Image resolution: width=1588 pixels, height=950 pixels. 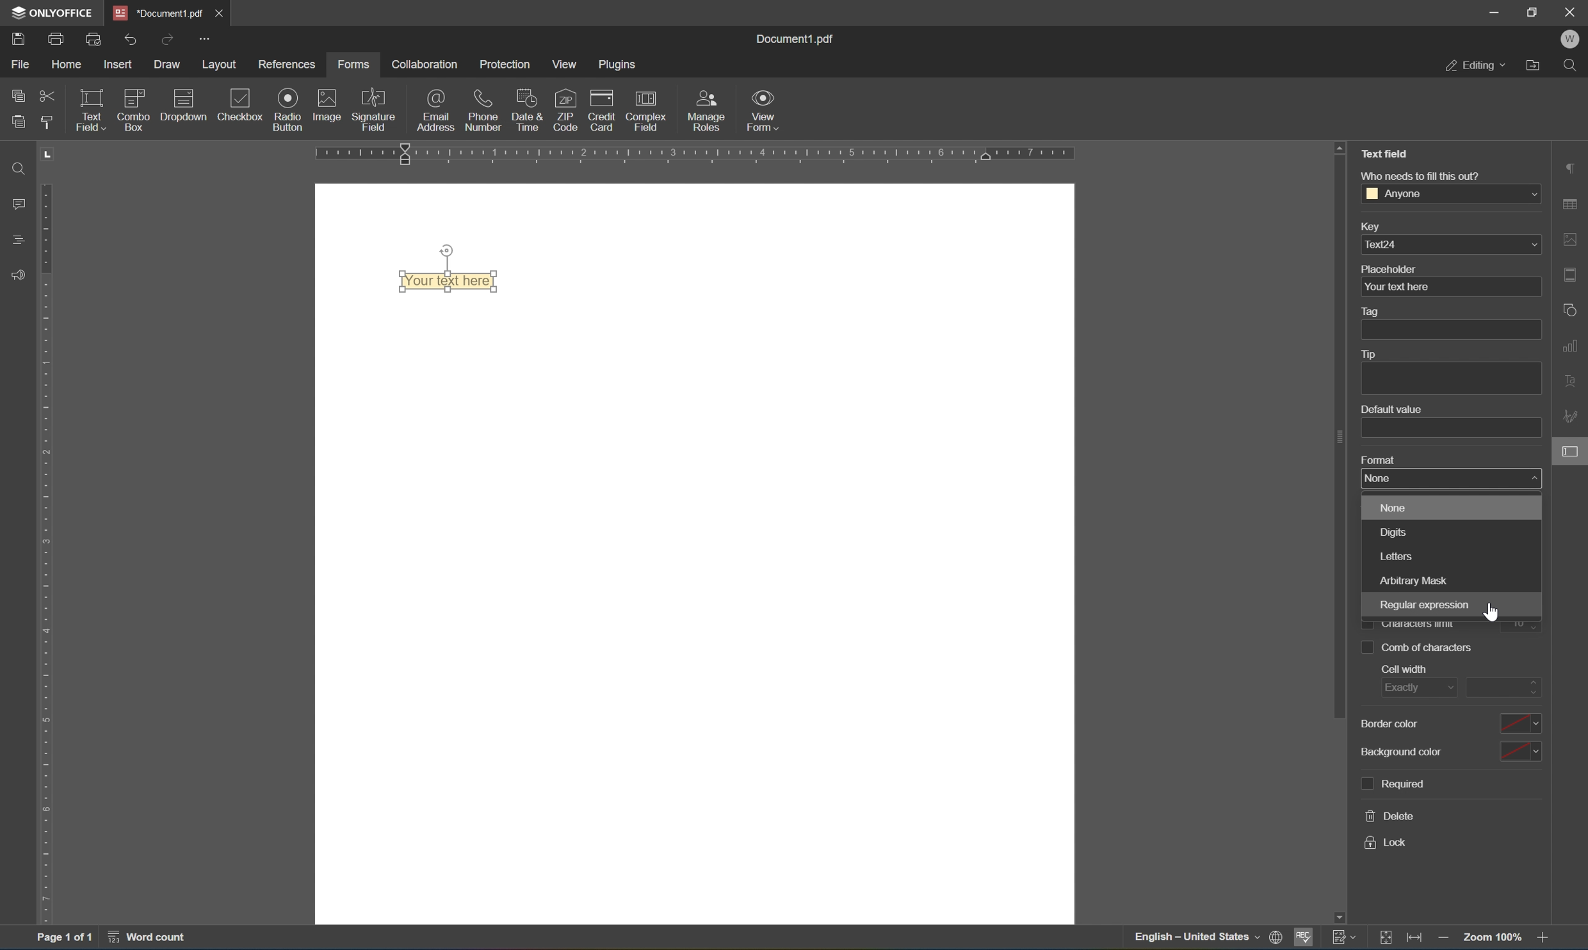 What do you see at coordinates (328, 104) in the screenshot?
I see `image` at bounding box center [328, 104].